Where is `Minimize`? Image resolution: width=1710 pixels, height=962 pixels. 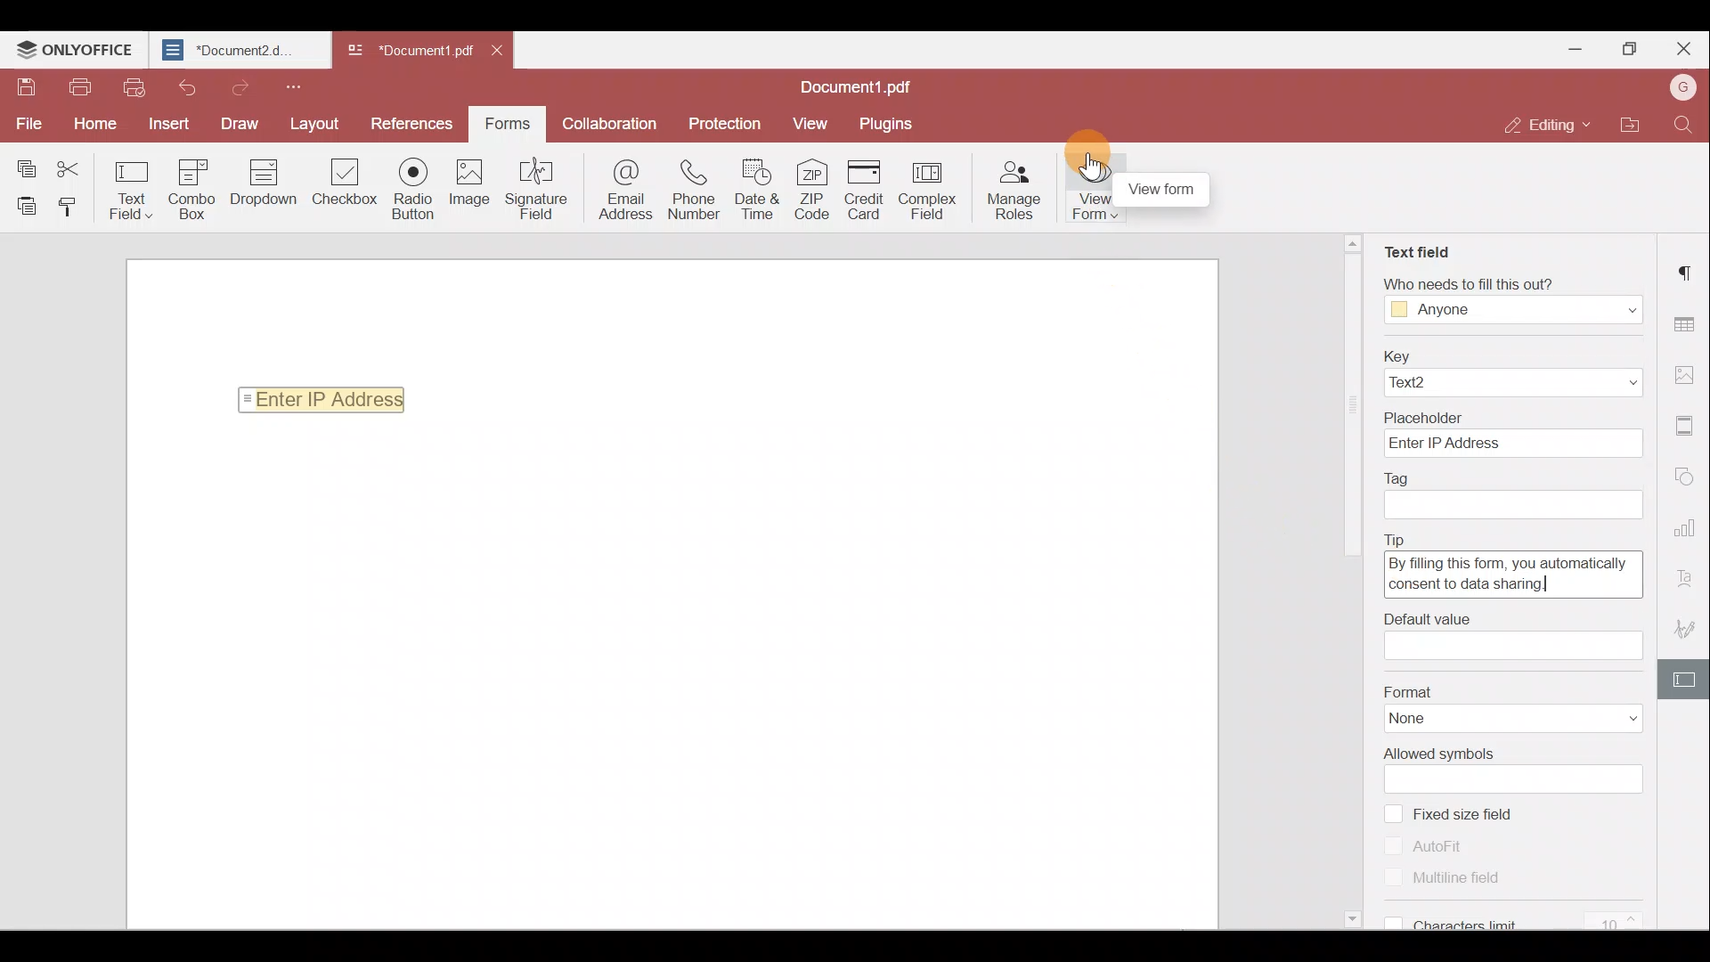
Minimize is located at coordinates (1577, 47).